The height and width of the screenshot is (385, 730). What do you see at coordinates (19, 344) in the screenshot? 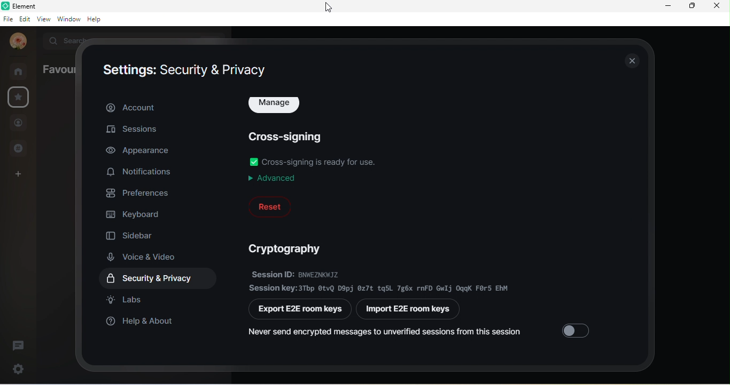
I see `threads` at bounding box center [19, 344].